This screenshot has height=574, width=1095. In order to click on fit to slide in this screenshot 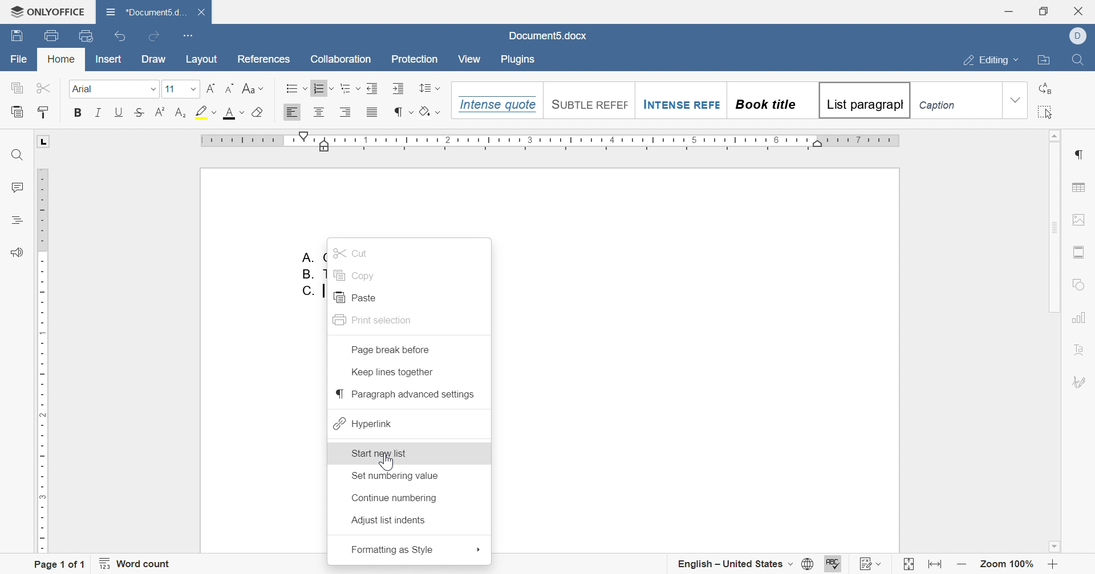, I will do `click(909, 565)`.